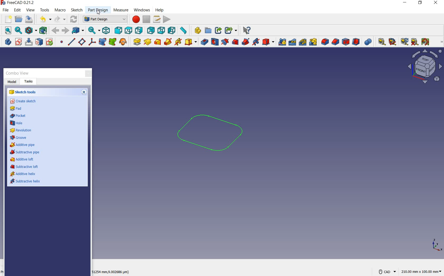 Image resolution: width=444 pixels, height=276 pixels. What do you see at coordinates (172, 30) in the screenshot?
I see `left` at bounding box center [172, 30].